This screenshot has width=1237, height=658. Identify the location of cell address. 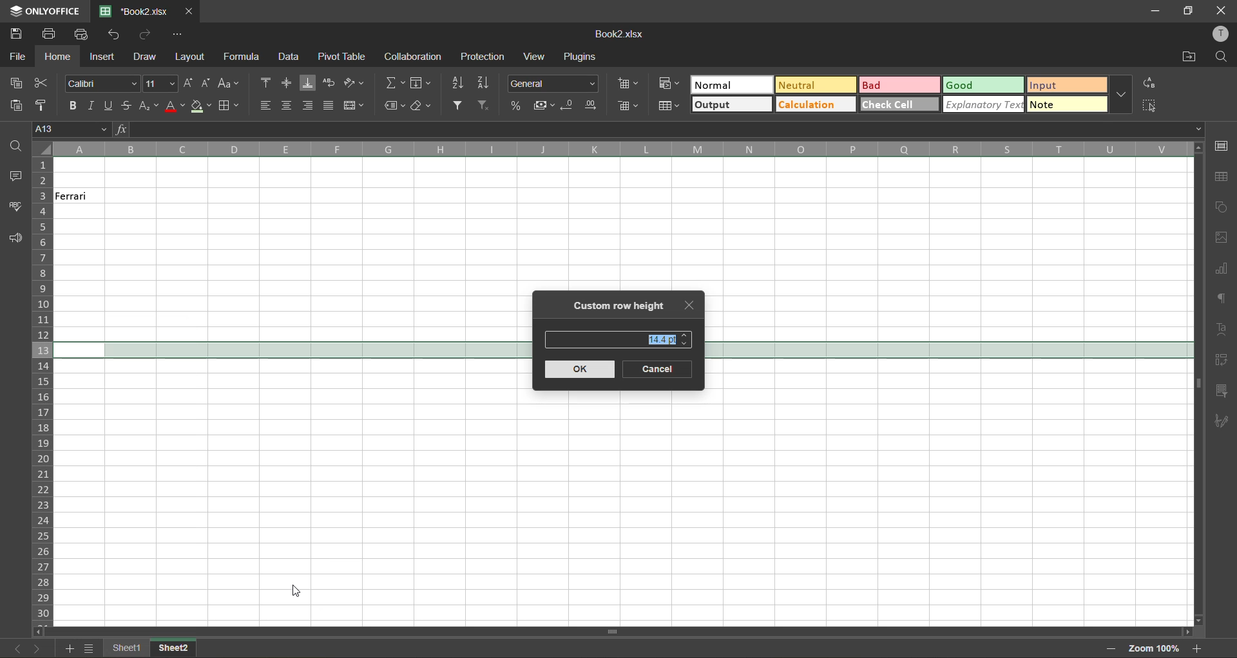
(72, 130).